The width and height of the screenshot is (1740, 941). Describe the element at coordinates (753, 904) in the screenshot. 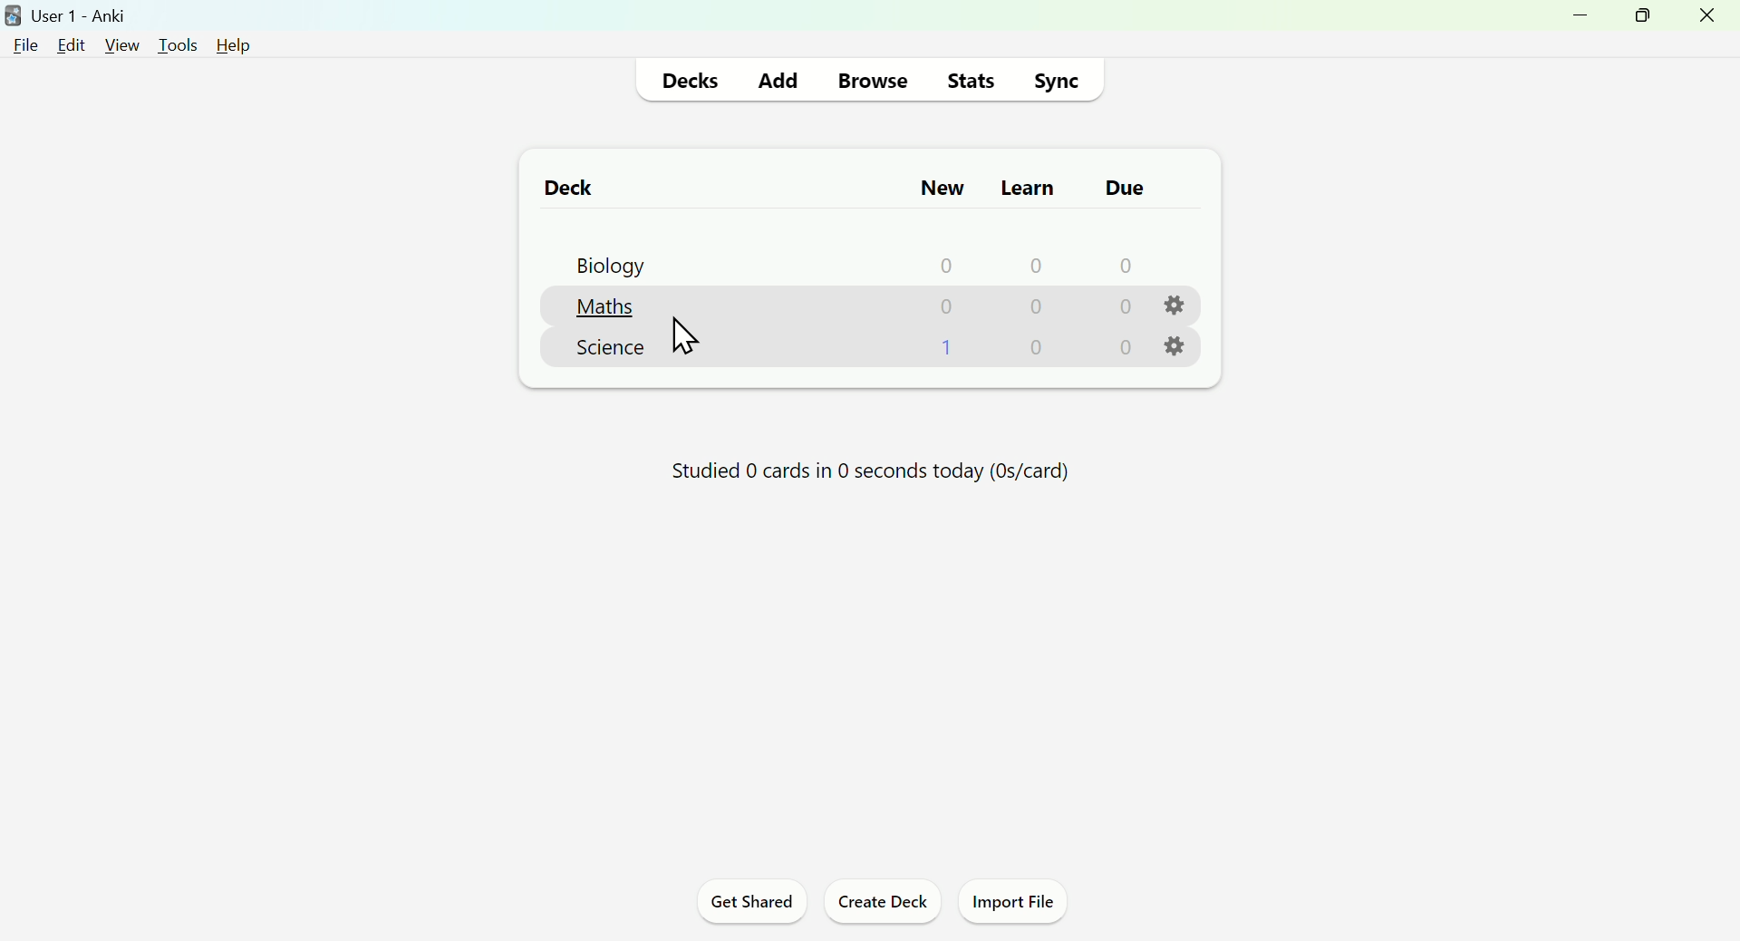

I see `Get Shared` at that location.